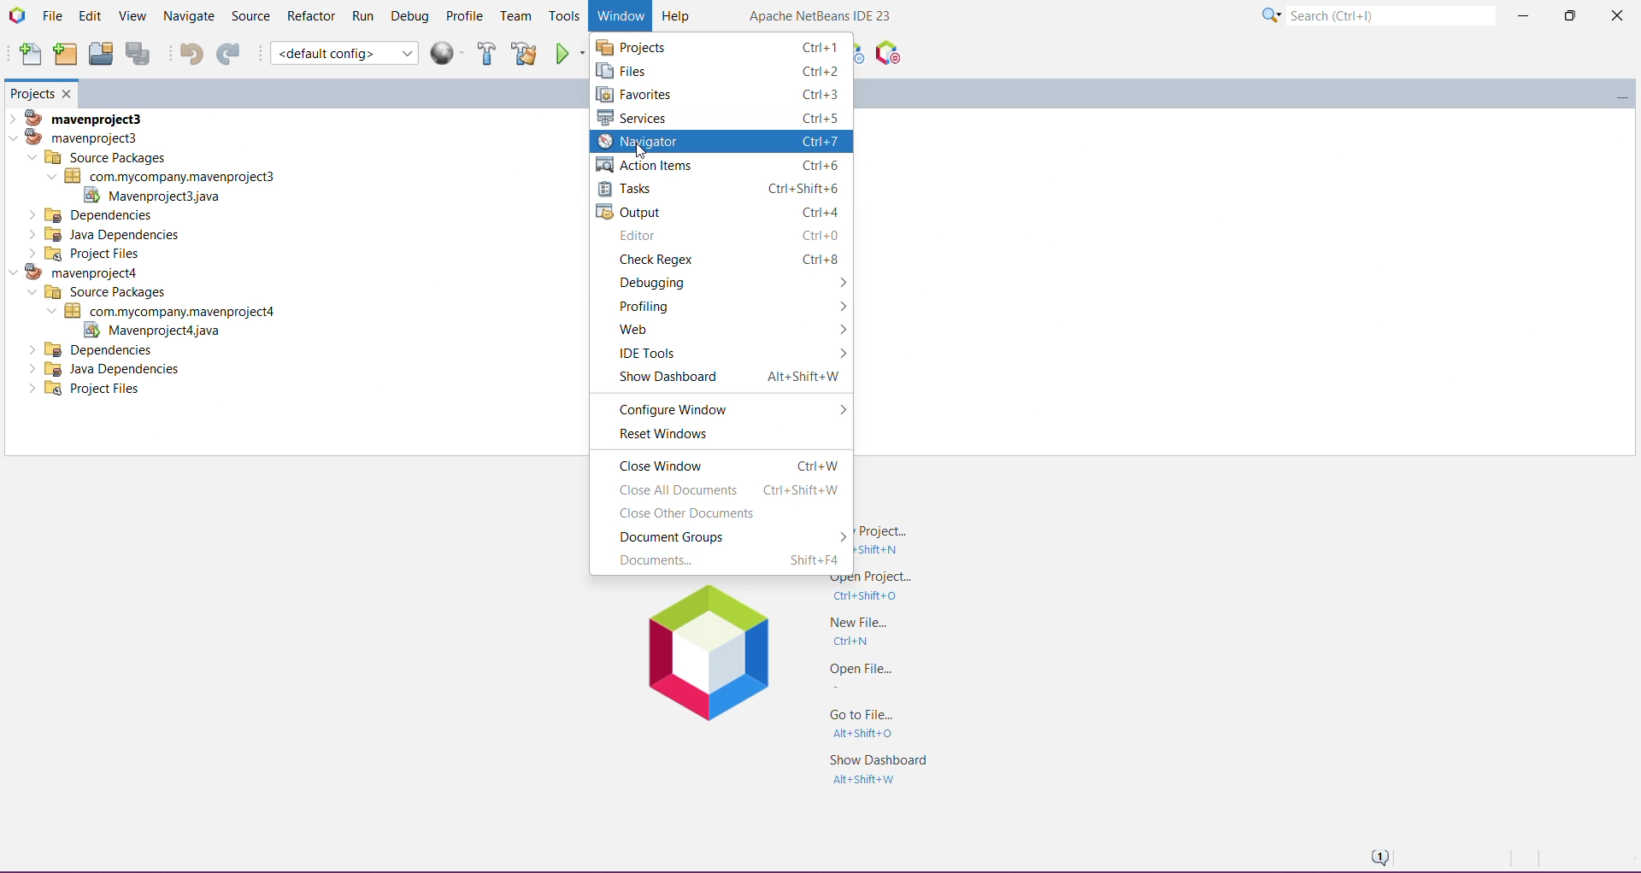 This screenshot has width=1641, height=873. Describe the element at coordinates (1271, 16) in the screenshot. I see `Click or Press Ctrl+F10 for Category Selection` at that location.